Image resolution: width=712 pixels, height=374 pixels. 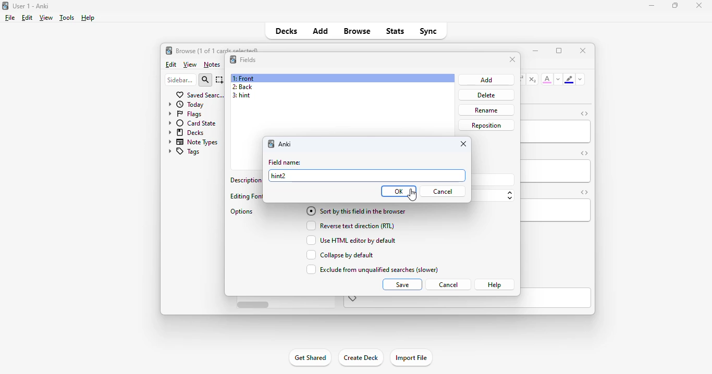 What do you see at coordinates (584, 192) in the screenshot?
I see `toggle HTML editor` at bounding box center [584, 192].